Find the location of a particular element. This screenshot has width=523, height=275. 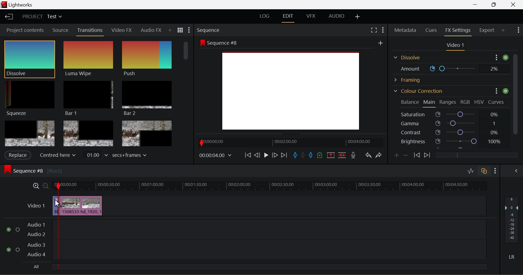

Background changed is located at coordinates (291, 86).